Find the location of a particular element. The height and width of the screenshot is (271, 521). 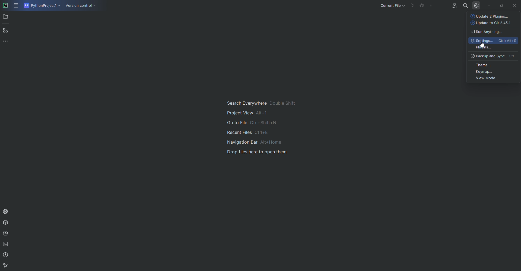

Structure is located at coordinates (6, 30).